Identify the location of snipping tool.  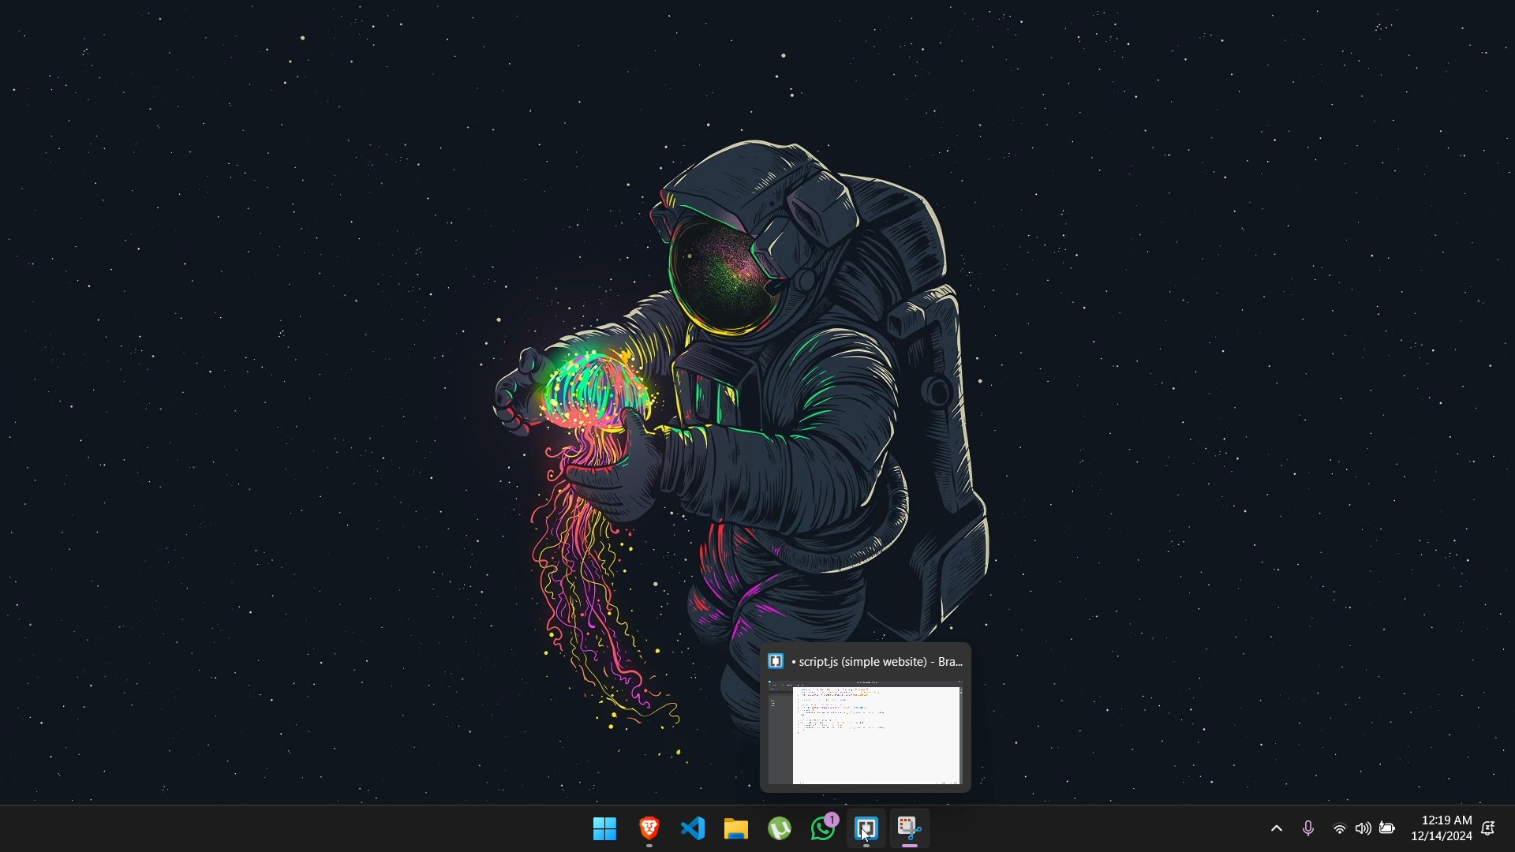
(909, 831).